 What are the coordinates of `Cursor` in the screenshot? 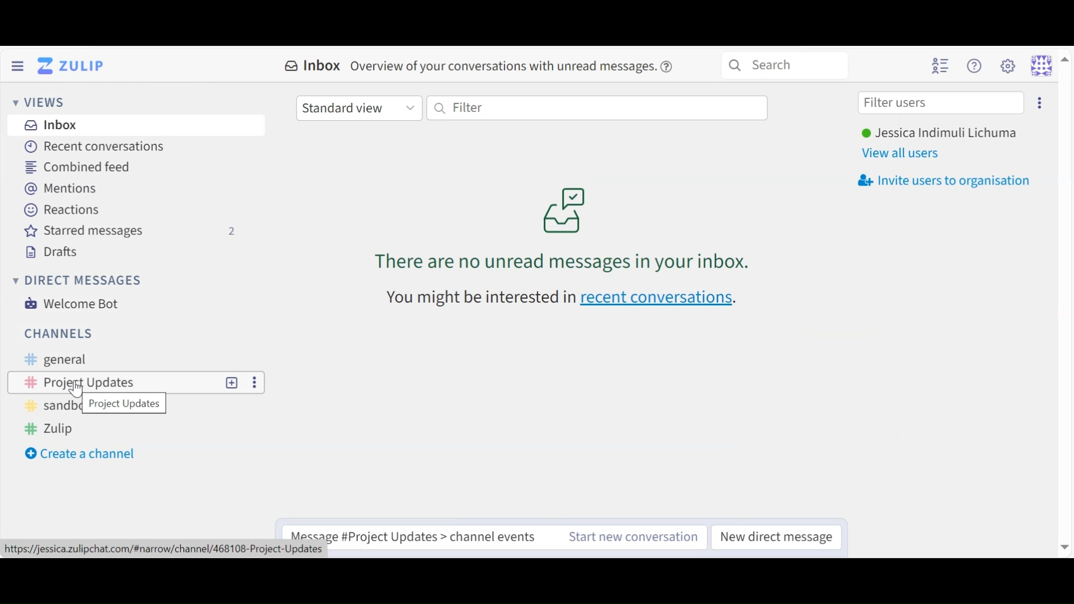 It's located at (78, 390).